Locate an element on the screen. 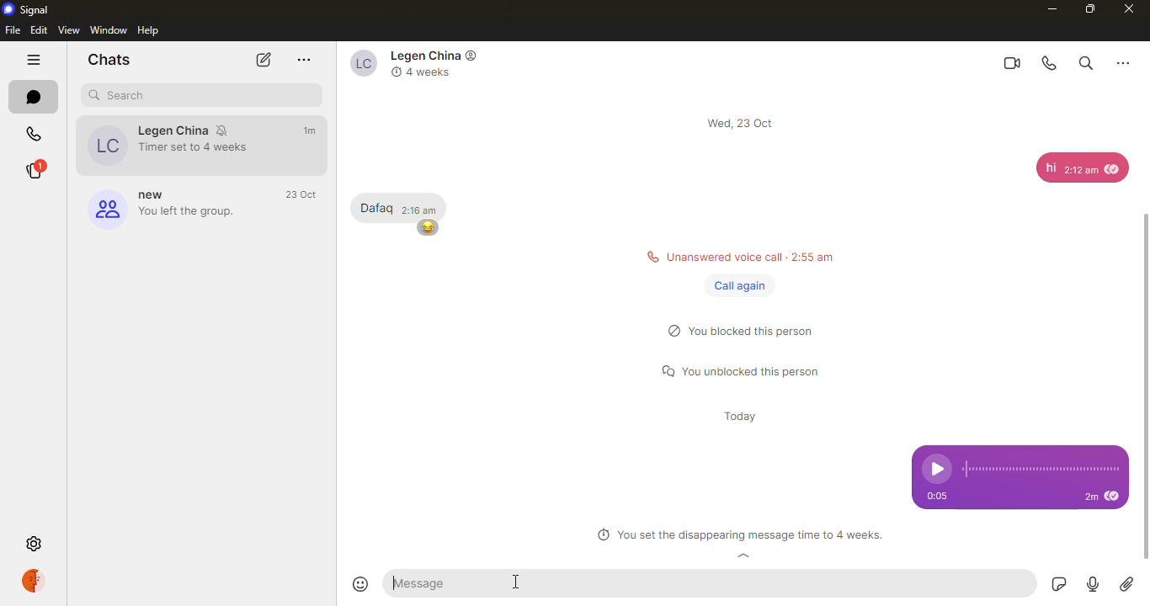 The image size is (1150, 606). attach is located at coordinates (1126, 584).